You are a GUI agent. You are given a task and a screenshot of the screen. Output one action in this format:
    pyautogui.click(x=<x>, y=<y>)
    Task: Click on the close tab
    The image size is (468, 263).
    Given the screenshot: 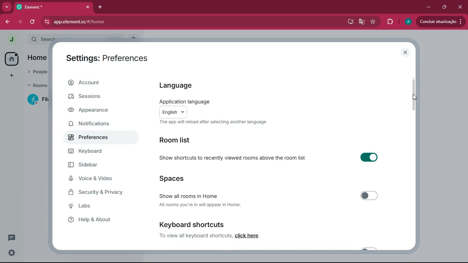 What is the action you would take?
    pyautogui.click(x=88, y=7)
    